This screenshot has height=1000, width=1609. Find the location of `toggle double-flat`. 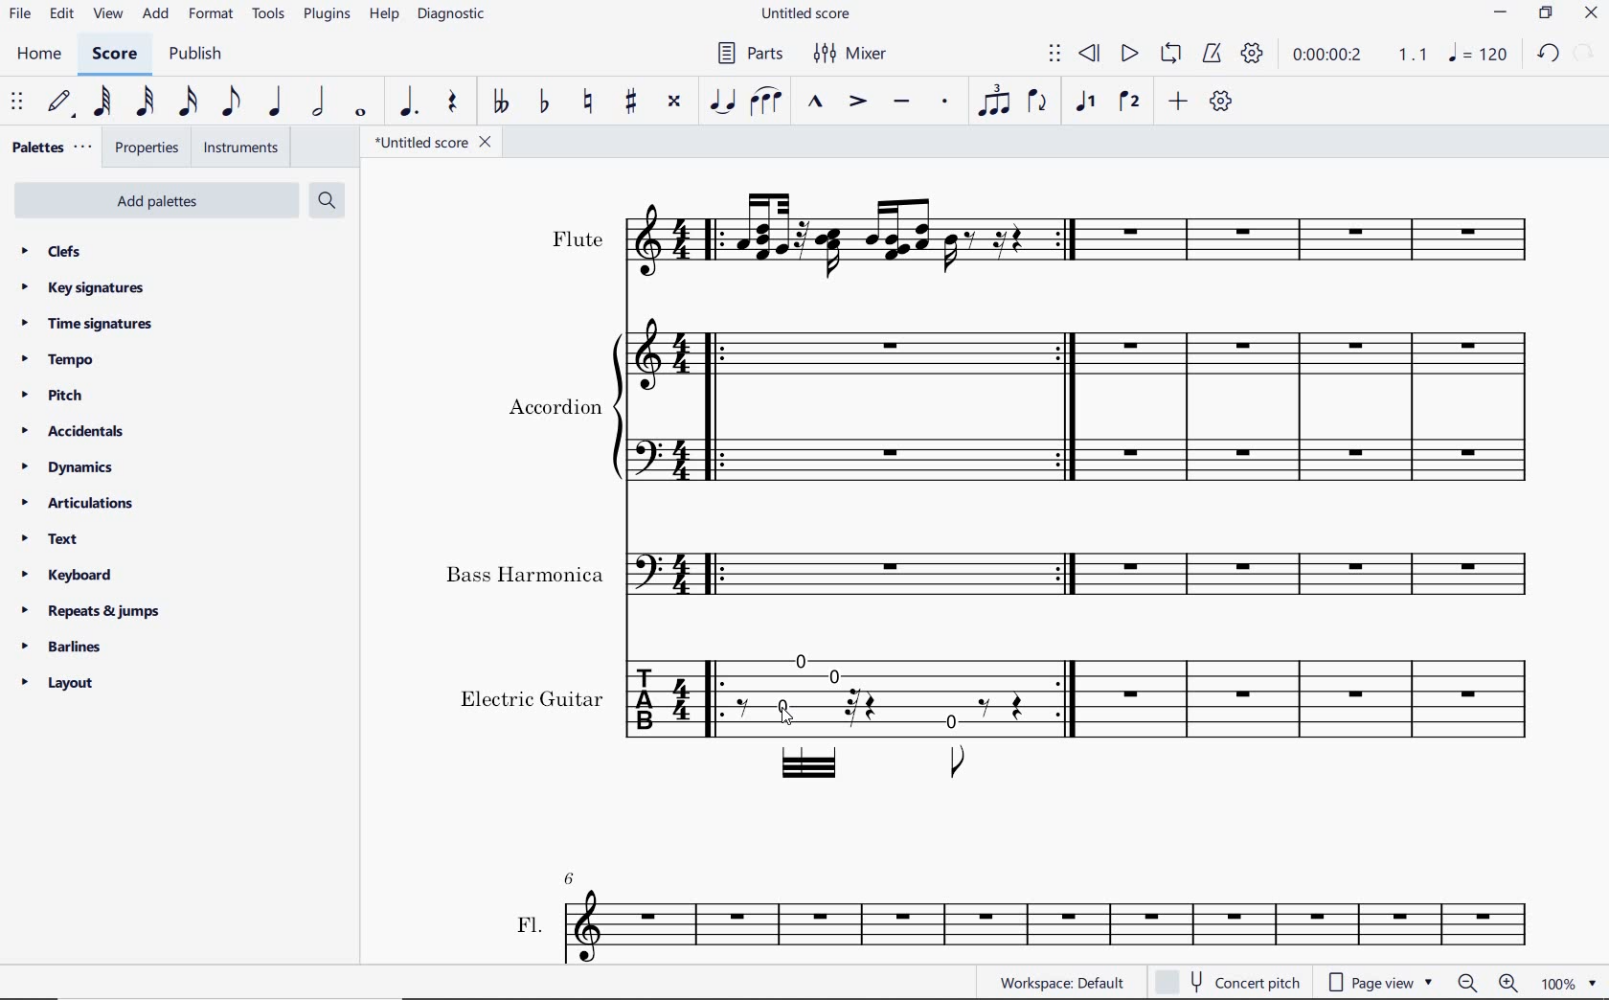

toggle double-flat is located at coordinates (498, 102).